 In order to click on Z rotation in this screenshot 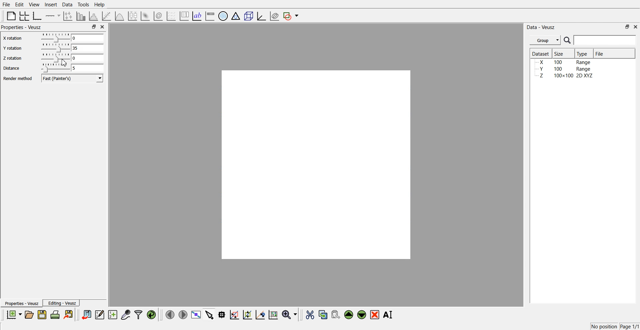, I will do `click(13, 58)`.